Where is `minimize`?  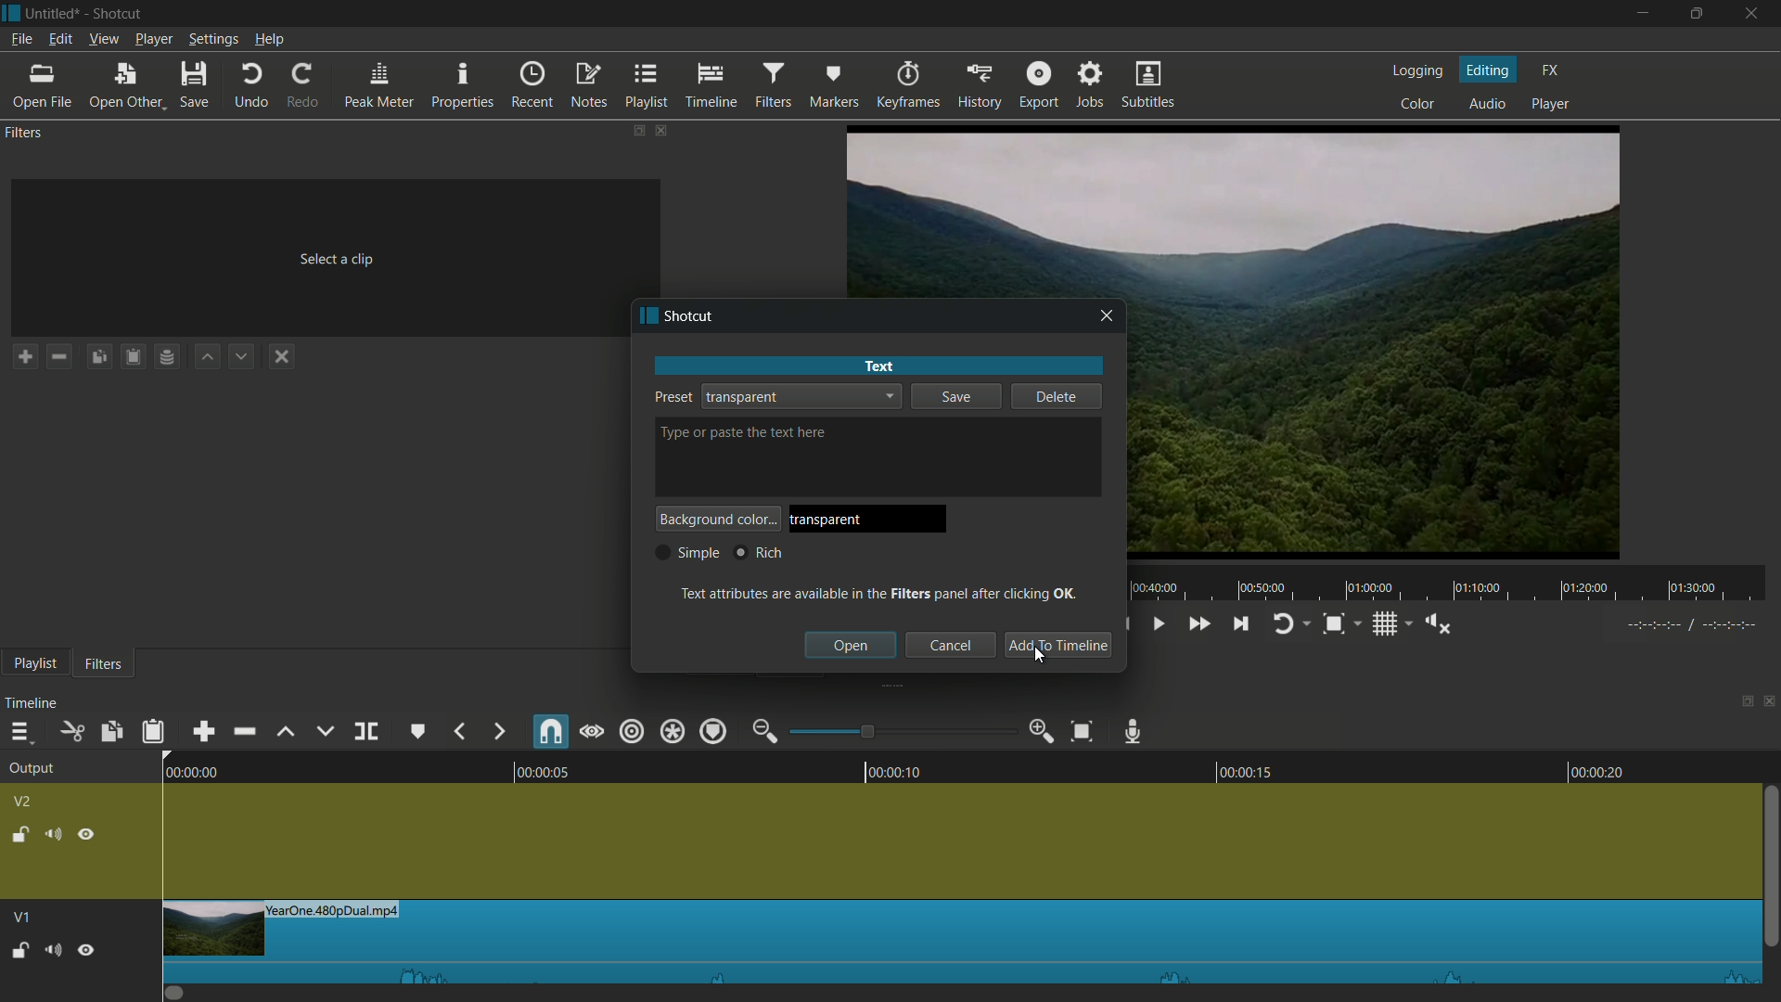
minimize is located at coordinates (1646, 14).